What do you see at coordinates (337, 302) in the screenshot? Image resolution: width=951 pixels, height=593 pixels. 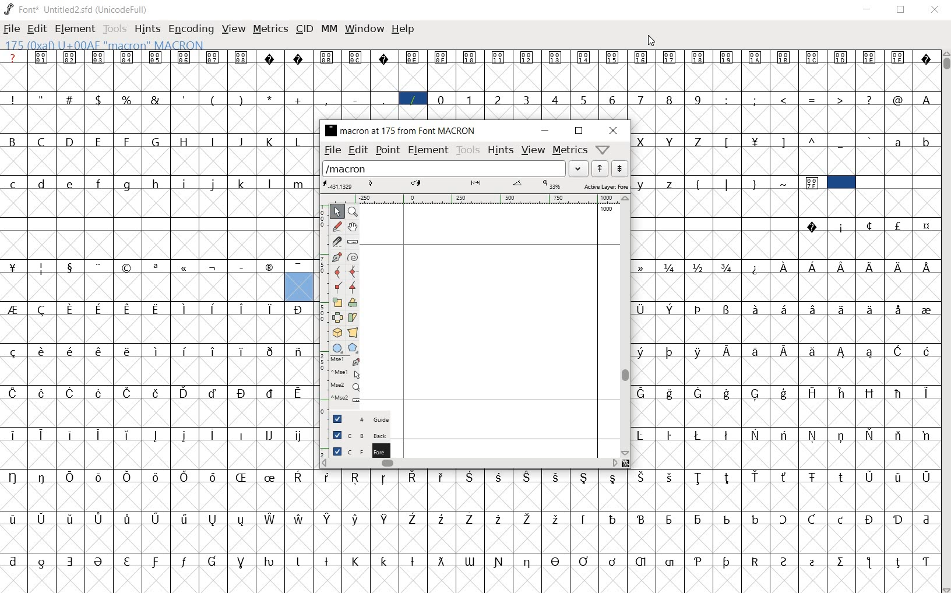 I see `scale` at bounding box center [337, 302].